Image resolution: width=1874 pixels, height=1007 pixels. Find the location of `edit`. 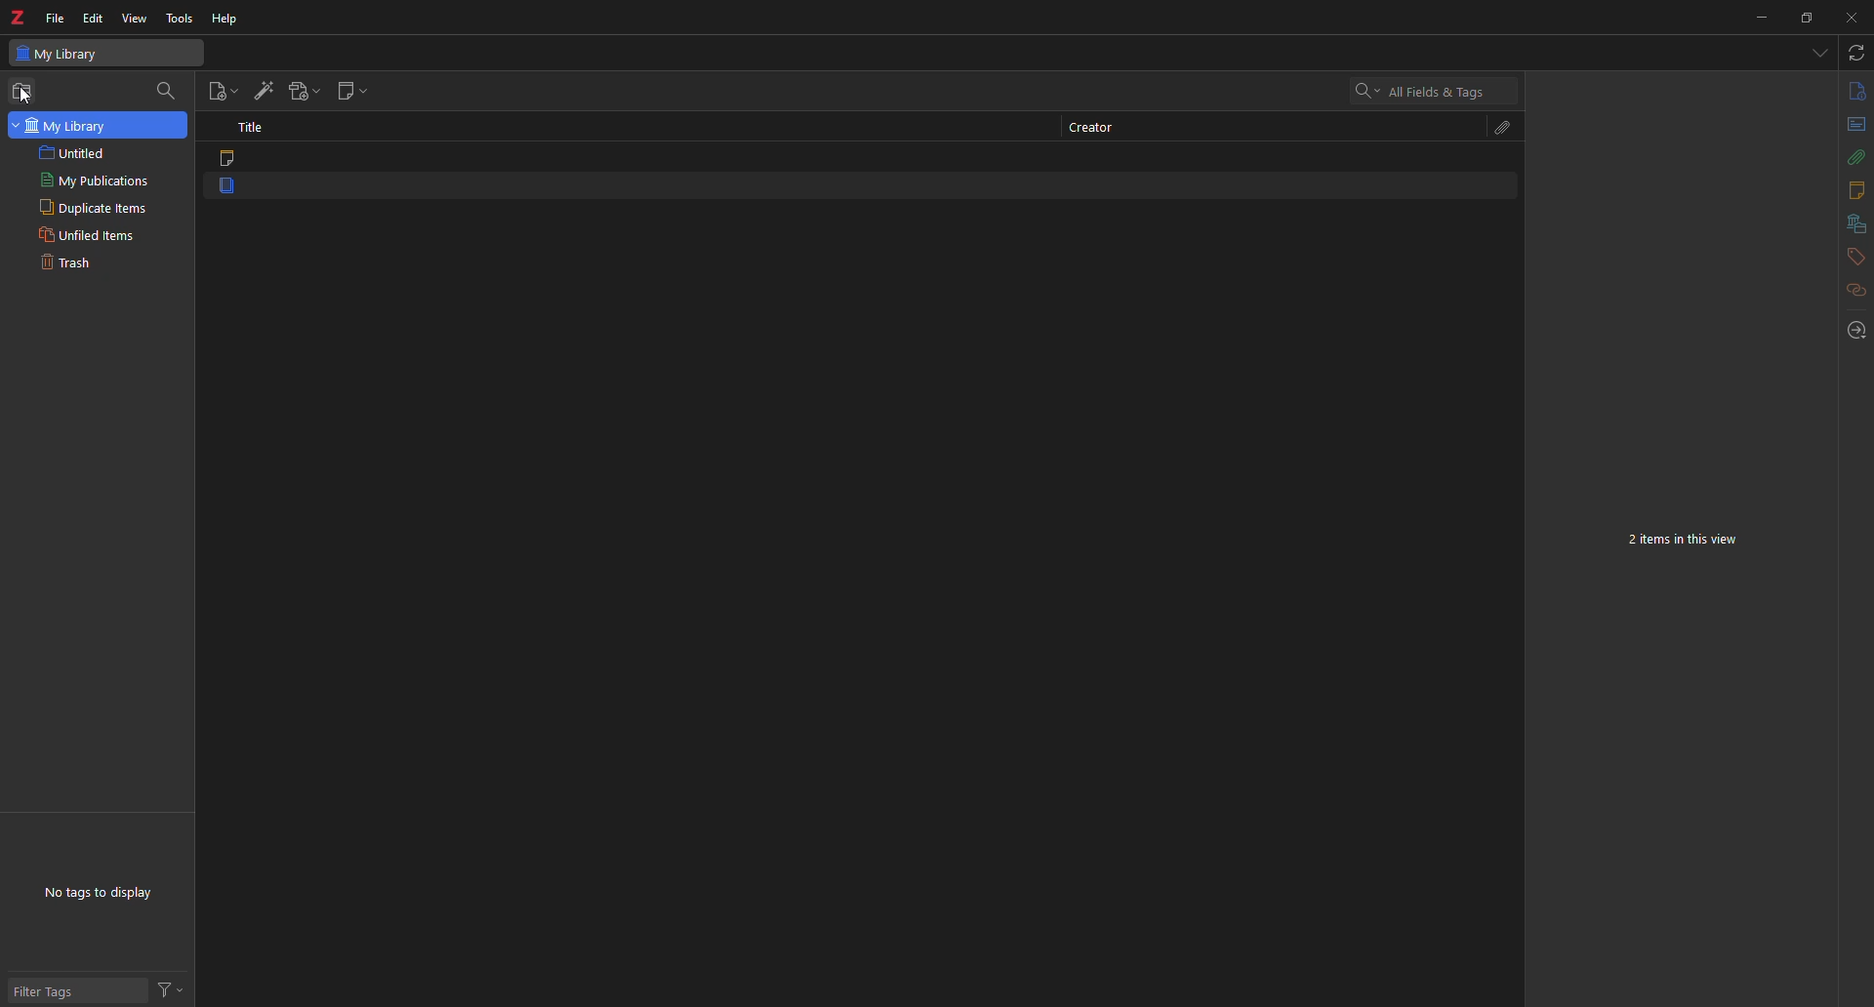

edit is located at coordinates (92, 18).